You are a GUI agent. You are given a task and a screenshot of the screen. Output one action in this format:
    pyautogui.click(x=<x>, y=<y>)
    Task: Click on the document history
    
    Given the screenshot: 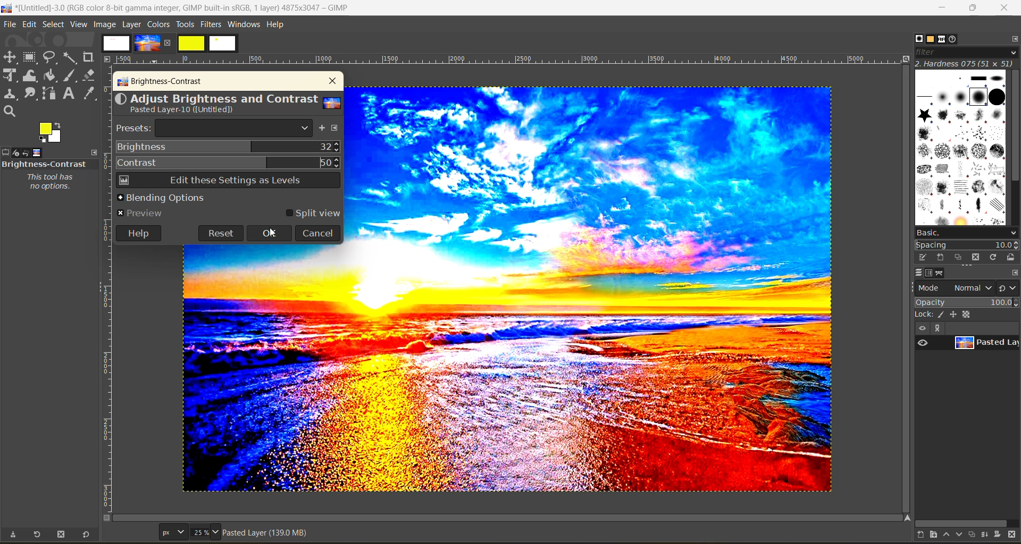 What is the action you would take?
    pyautogui.click(x=955, y=39)
    